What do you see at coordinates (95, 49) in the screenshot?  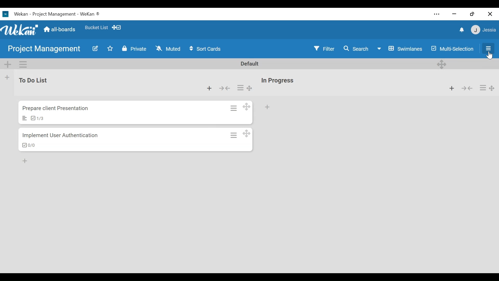 I see `Edit` at bounding box center [95, 49].